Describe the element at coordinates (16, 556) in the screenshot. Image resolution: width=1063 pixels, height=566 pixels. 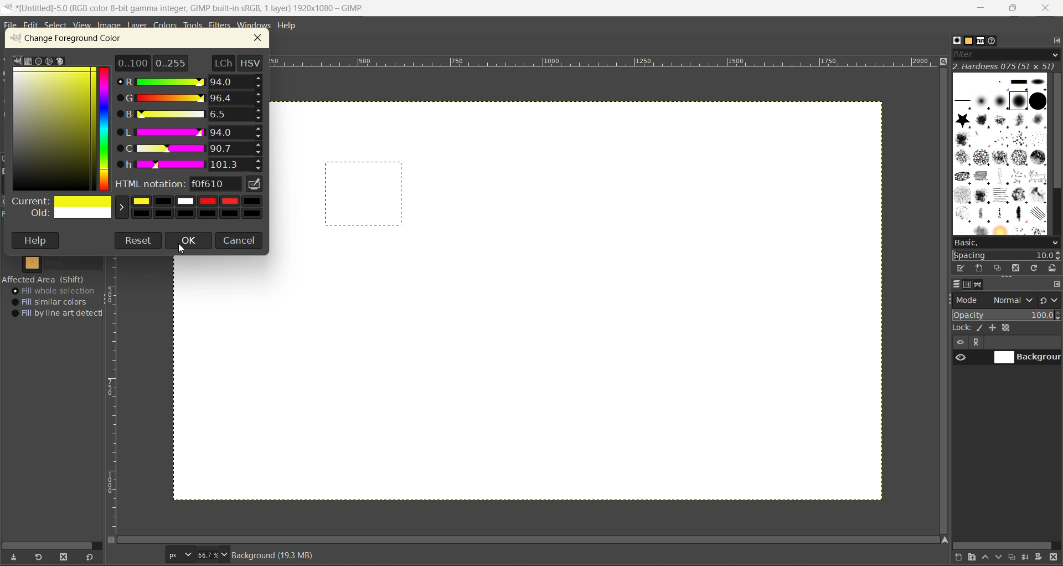
I see `save tool preset` at that location.